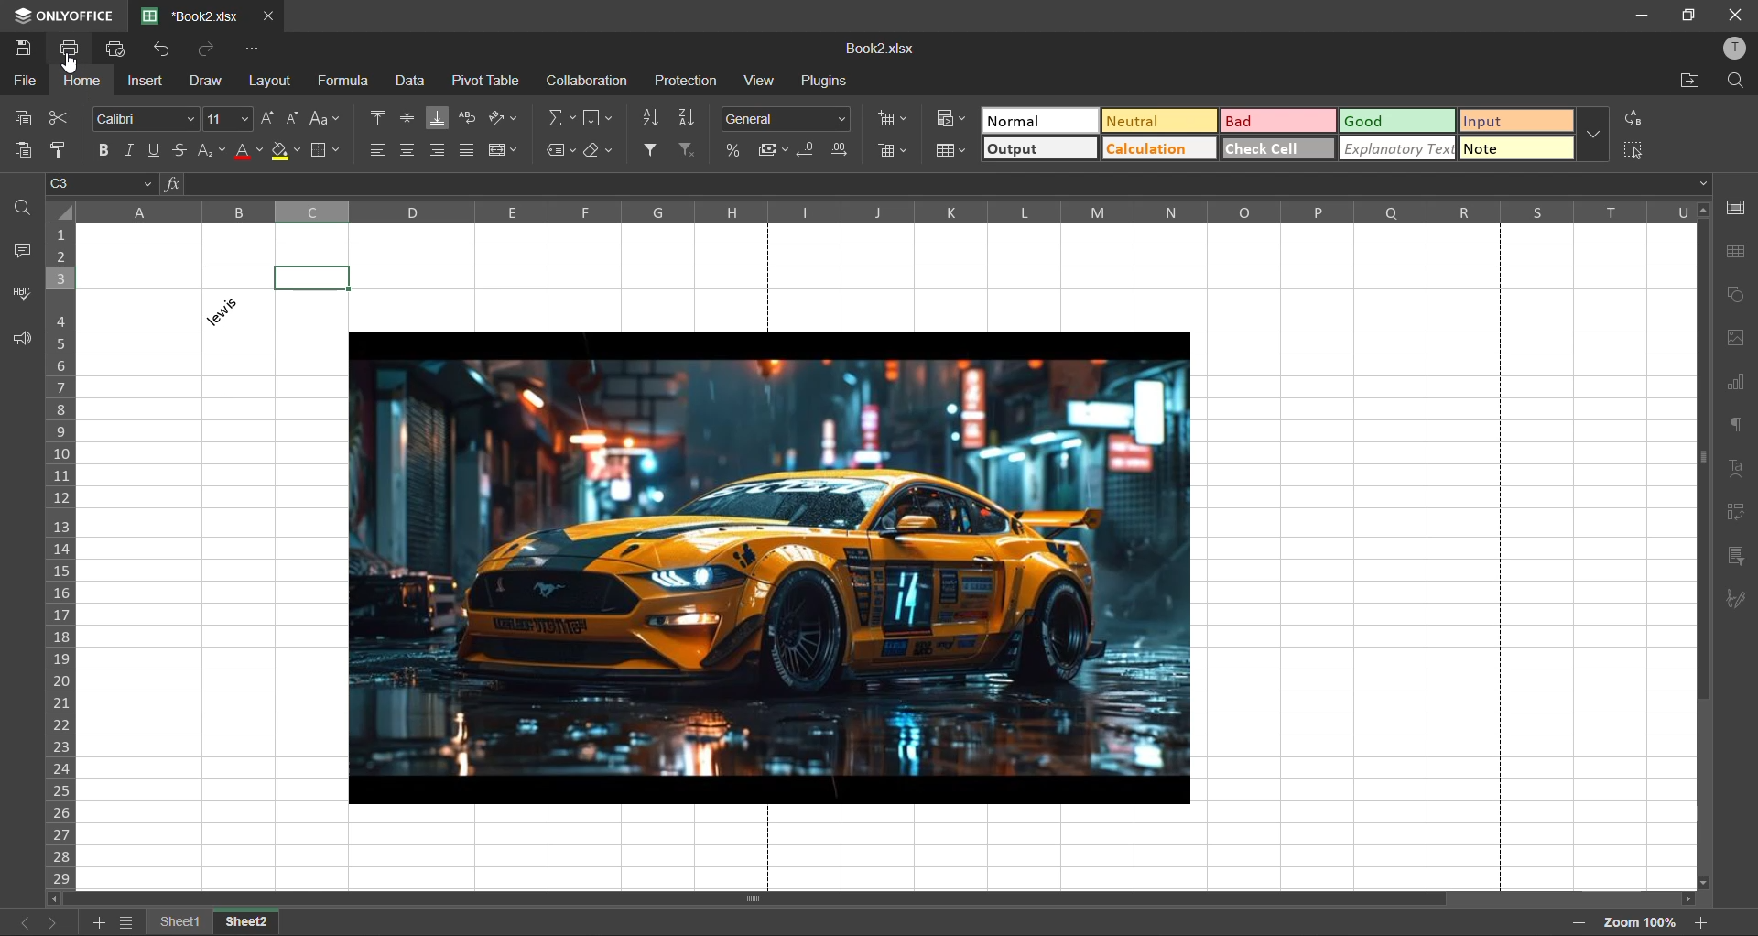  I want to click on feedback, so click(27, 341).